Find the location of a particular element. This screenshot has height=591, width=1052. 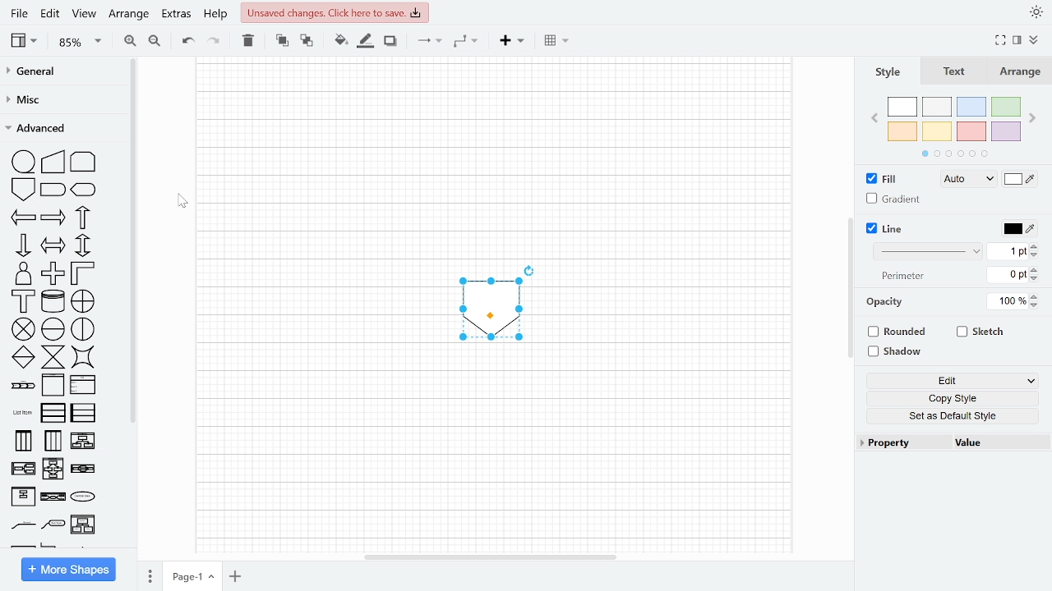

Next is located at coordinates (1033, 118).